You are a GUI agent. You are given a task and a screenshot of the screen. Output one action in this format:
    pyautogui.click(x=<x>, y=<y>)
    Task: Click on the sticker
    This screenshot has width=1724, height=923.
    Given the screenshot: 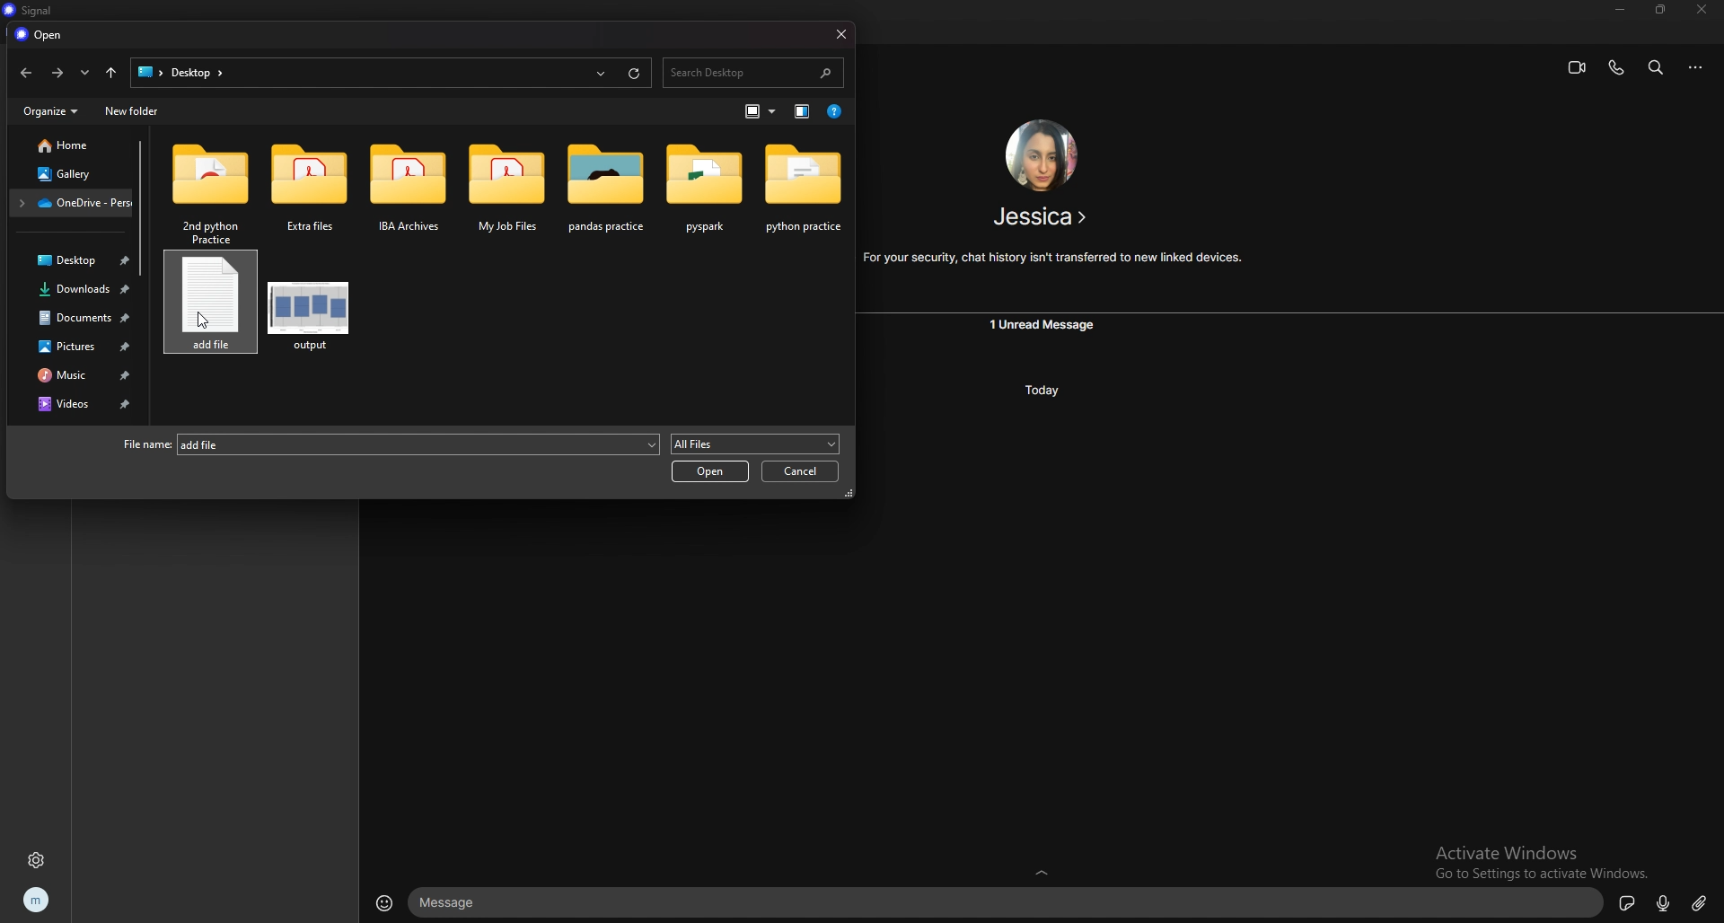 What is the action you would take?
    pyautogui.click(x=1629, y=903)
    